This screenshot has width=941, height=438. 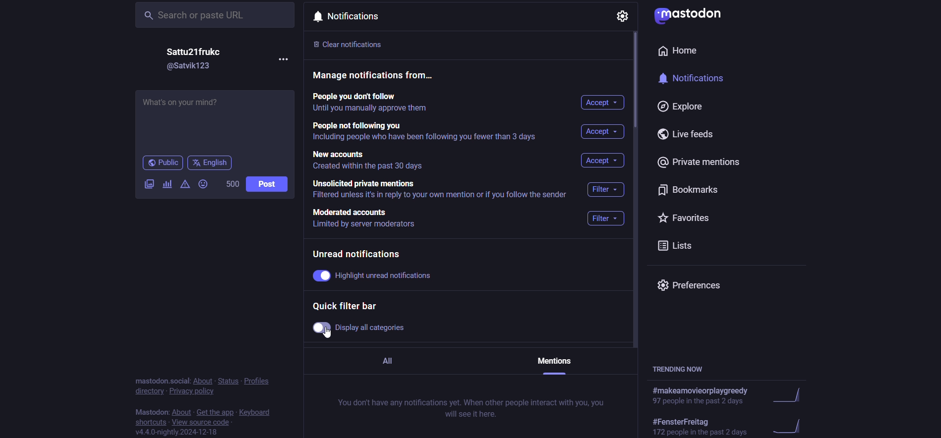 I want to click on TRENDING NOW, so click(x=679, y=368).